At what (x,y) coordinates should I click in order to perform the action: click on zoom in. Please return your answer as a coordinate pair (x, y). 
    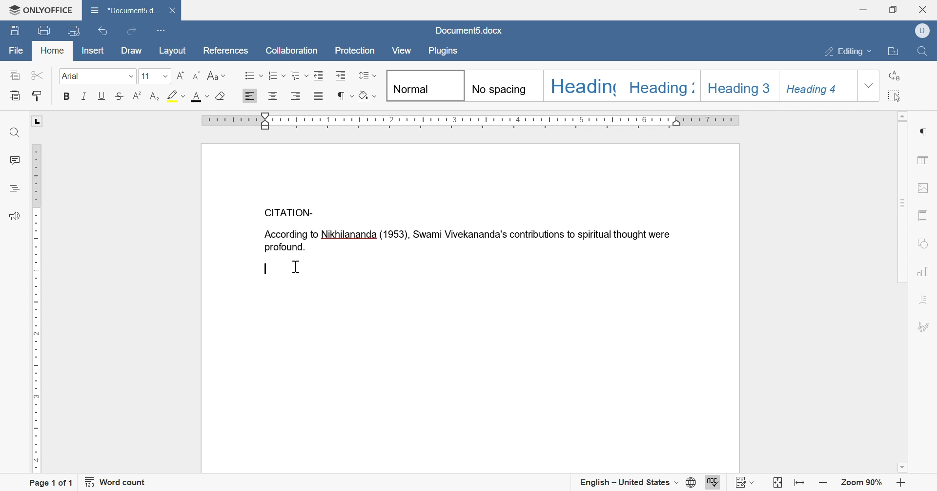
    Looking at the image, I should click on (902, 483).